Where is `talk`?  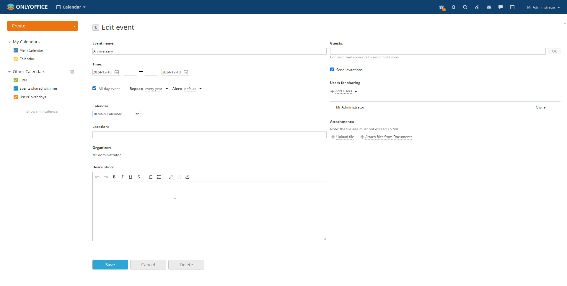
talk is located at coordinates (500, 7).